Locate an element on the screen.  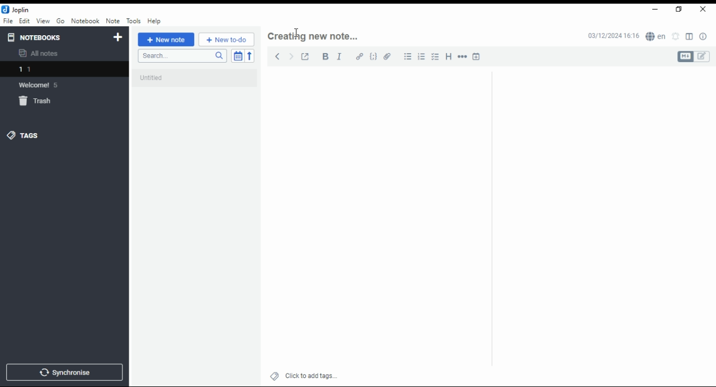
help is located at coordinates (154, 21).